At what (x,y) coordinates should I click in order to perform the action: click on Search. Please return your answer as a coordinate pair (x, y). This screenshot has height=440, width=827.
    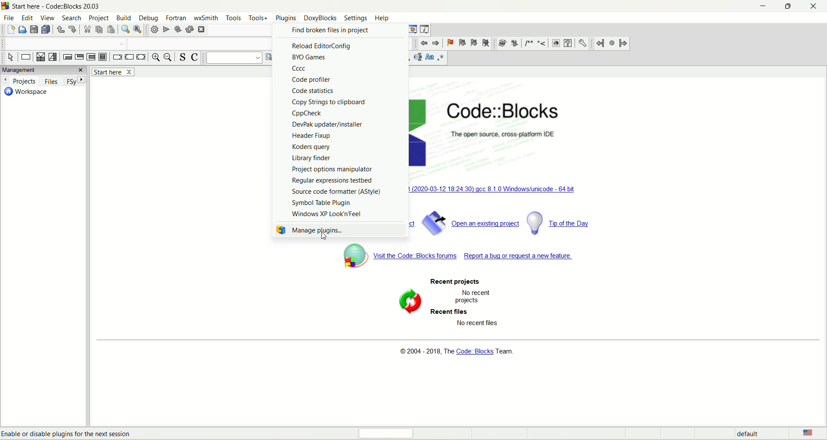
    Looking at the image, I should click on (239, 30).